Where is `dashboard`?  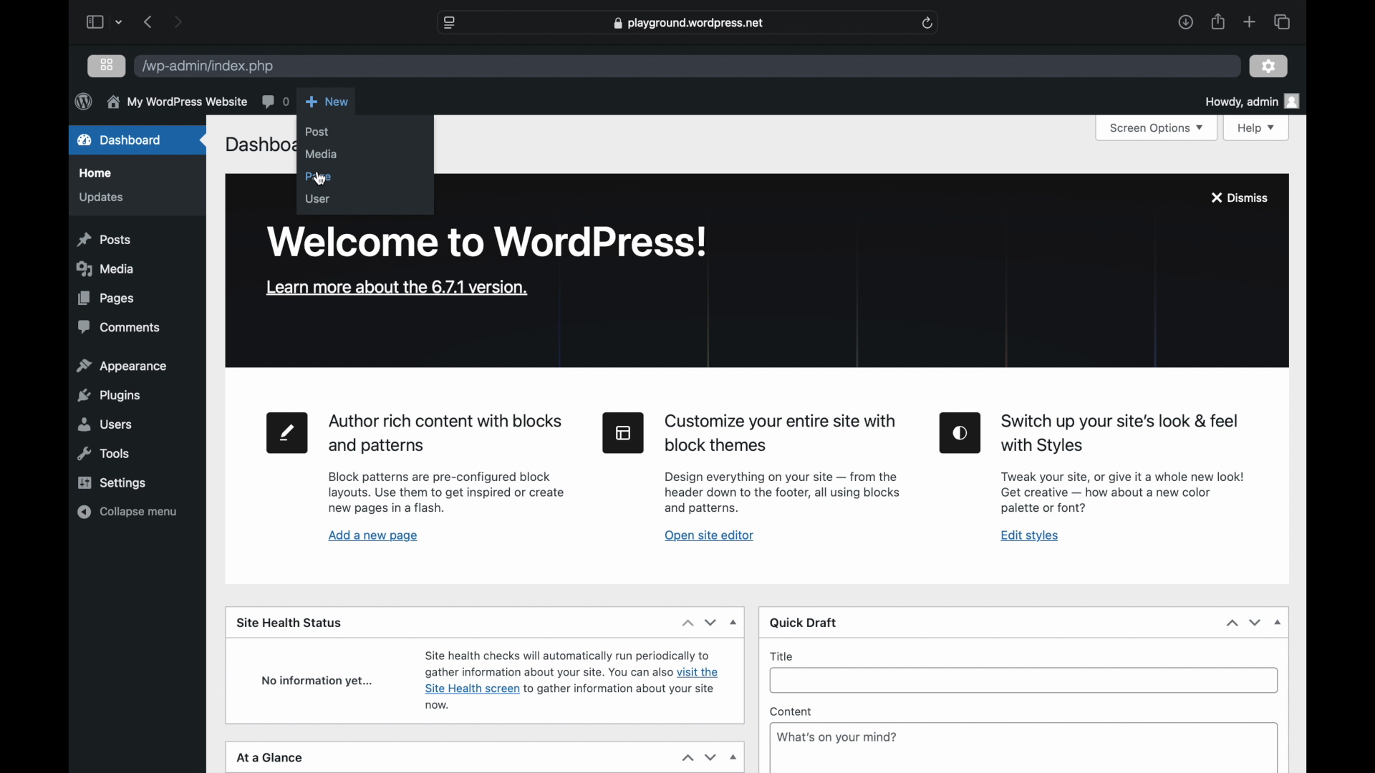 dashboard is located at coordinates (258, 147).